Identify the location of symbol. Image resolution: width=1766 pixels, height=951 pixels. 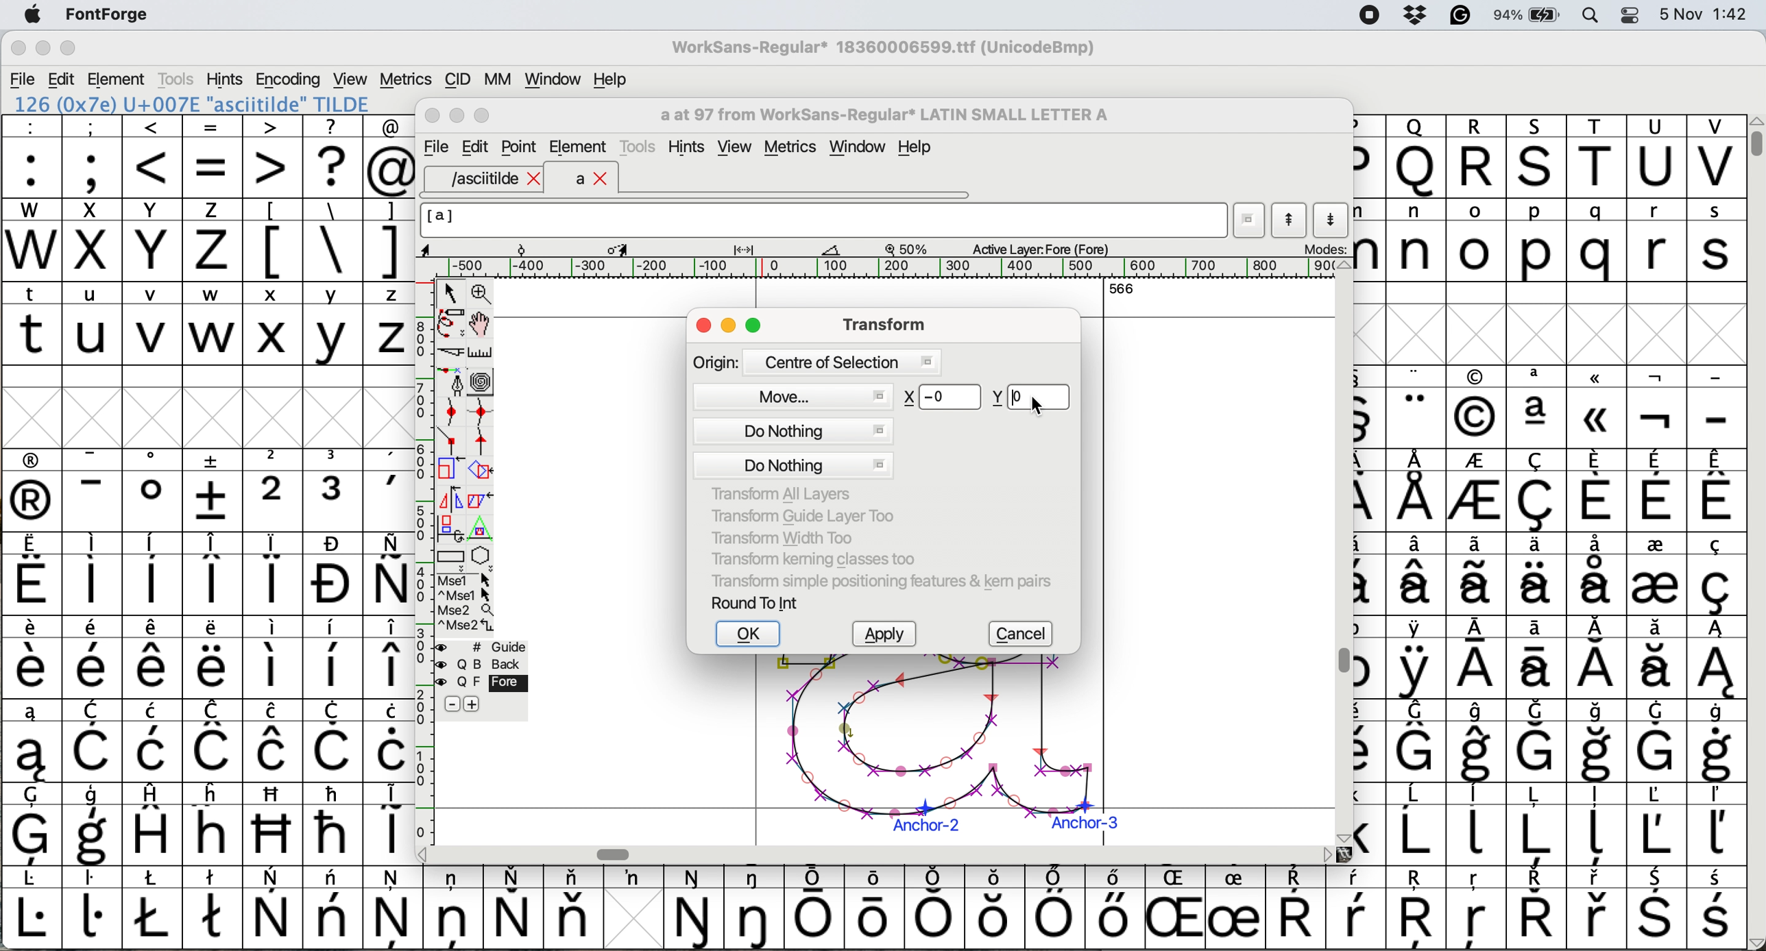
(1718, 490).